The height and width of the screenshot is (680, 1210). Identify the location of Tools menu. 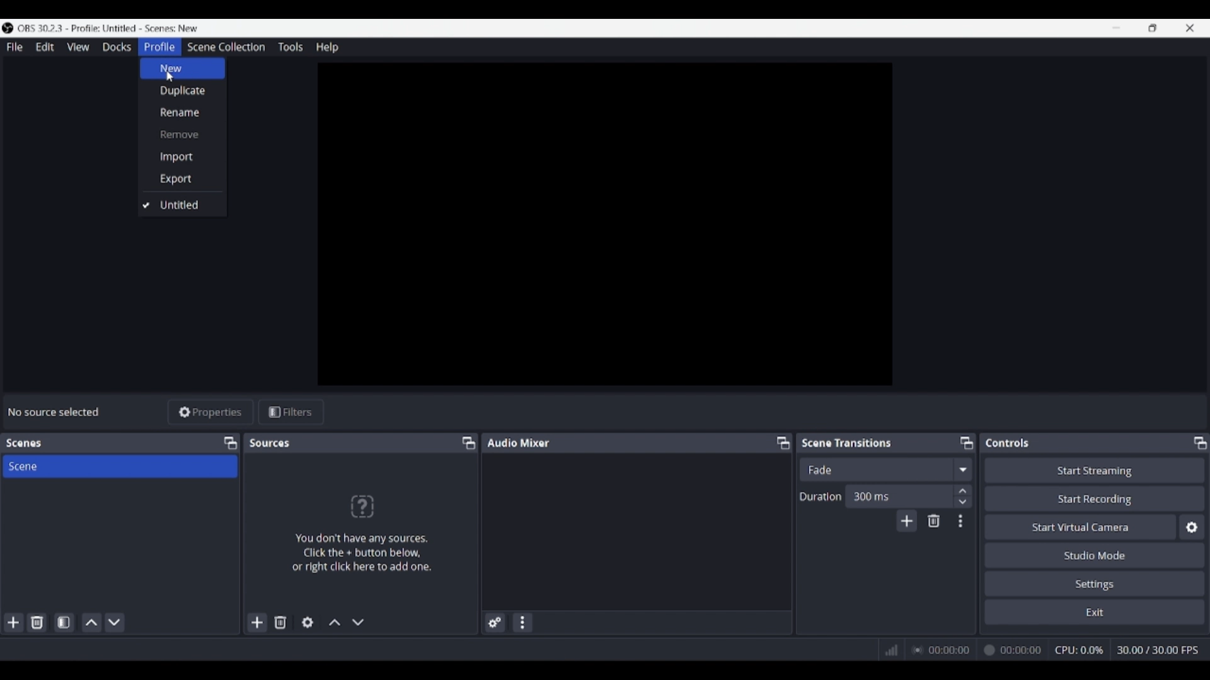
(290, 47).